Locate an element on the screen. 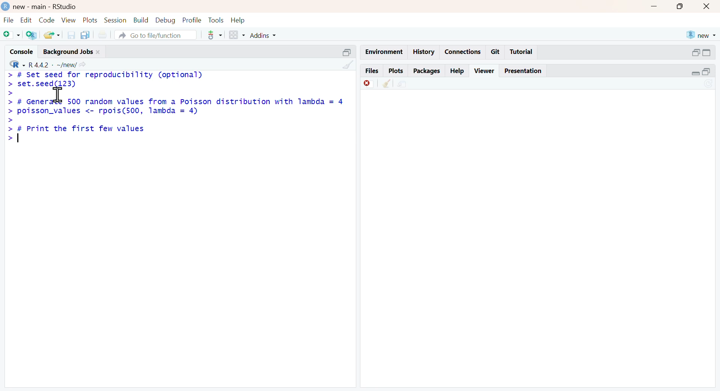 The width and height of the screenshot is (720, 391). new is located at coordinates (702, 36).